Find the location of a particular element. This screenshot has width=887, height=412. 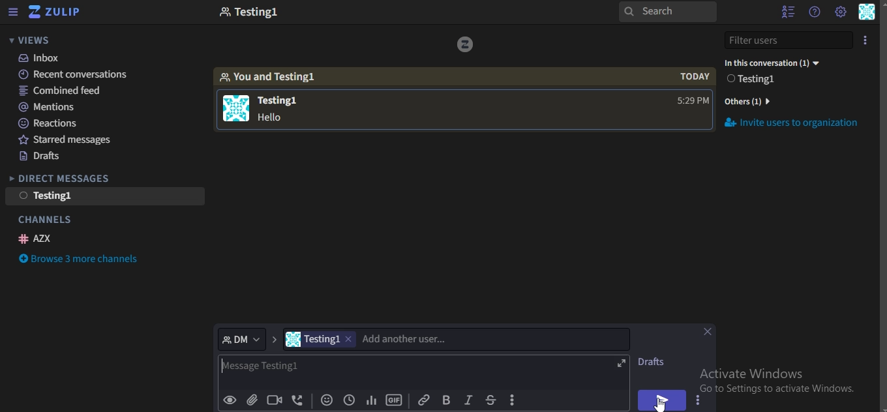

send  is located at coordinates (660, 400).